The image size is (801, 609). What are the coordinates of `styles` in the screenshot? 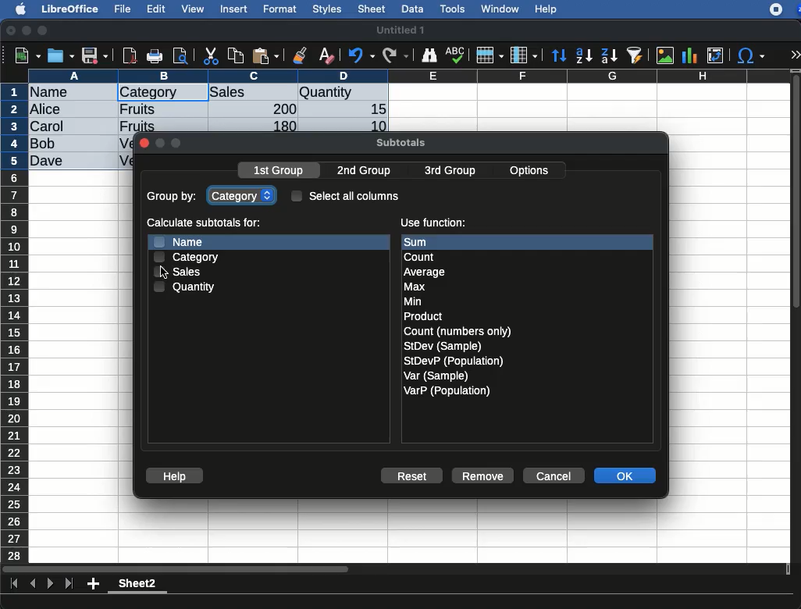 It's located at (326, 11).